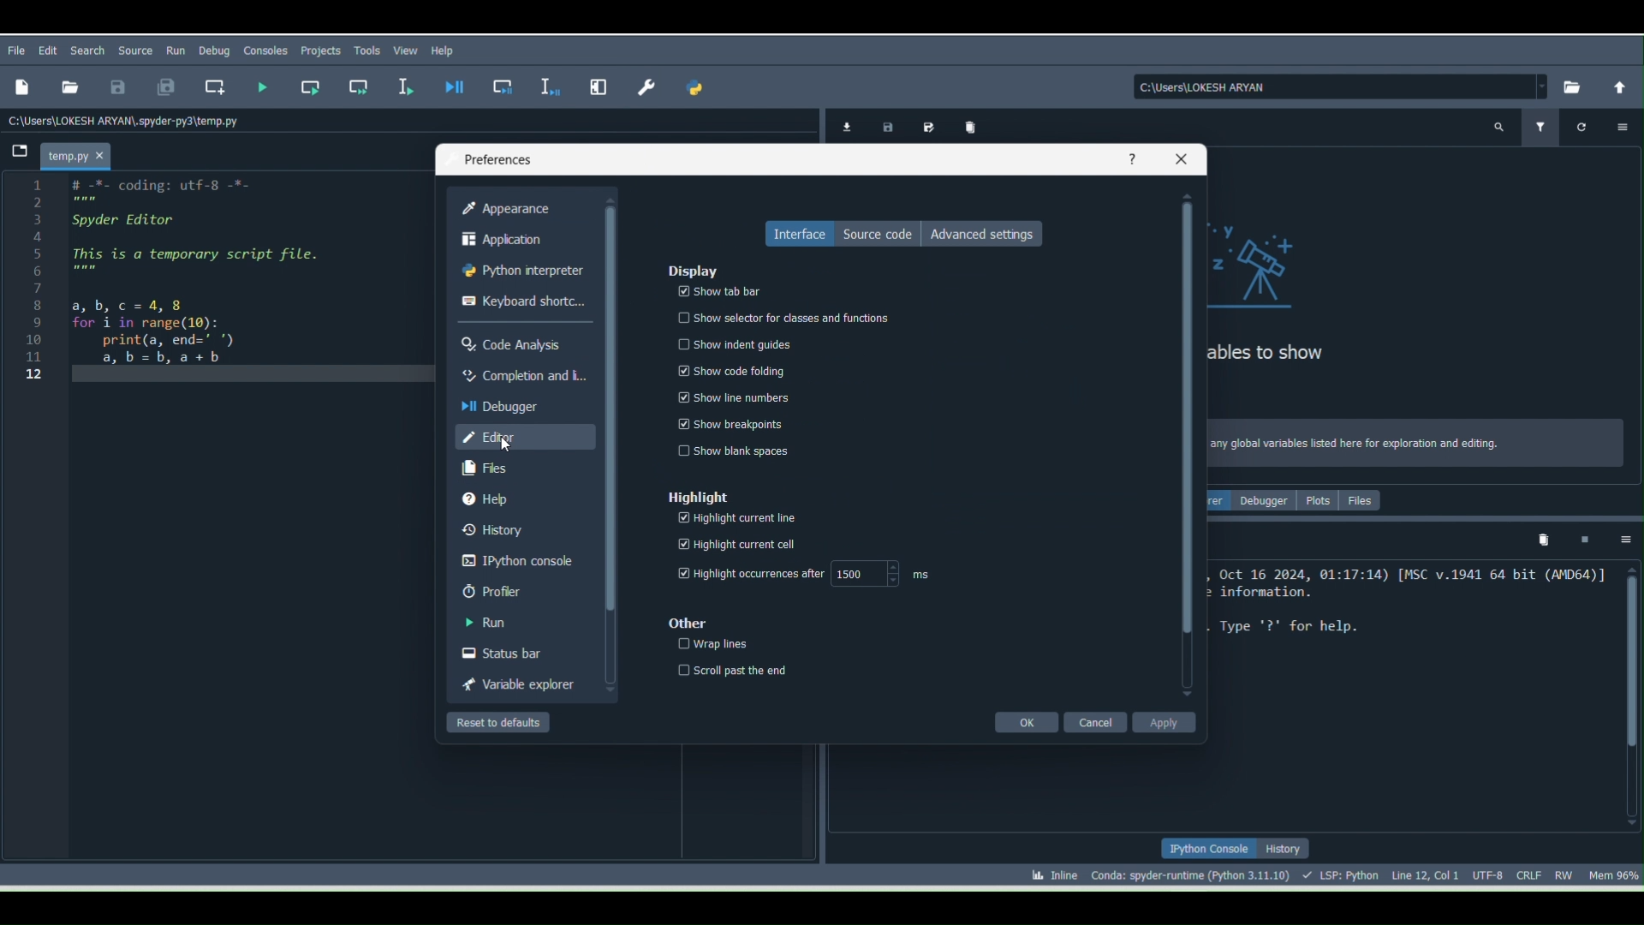  I want to click on Files, so click(518, 467).